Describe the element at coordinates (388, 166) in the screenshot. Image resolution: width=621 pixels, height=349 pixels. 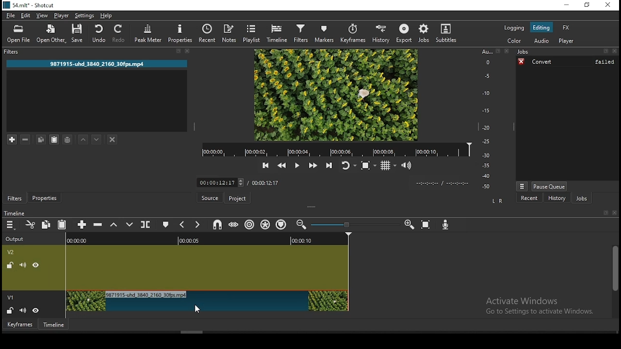
I see `toggle grid display on the player` at that location.